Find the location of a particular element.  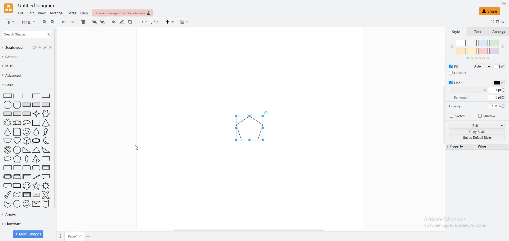

polygon is located at coordinates (8, 105).